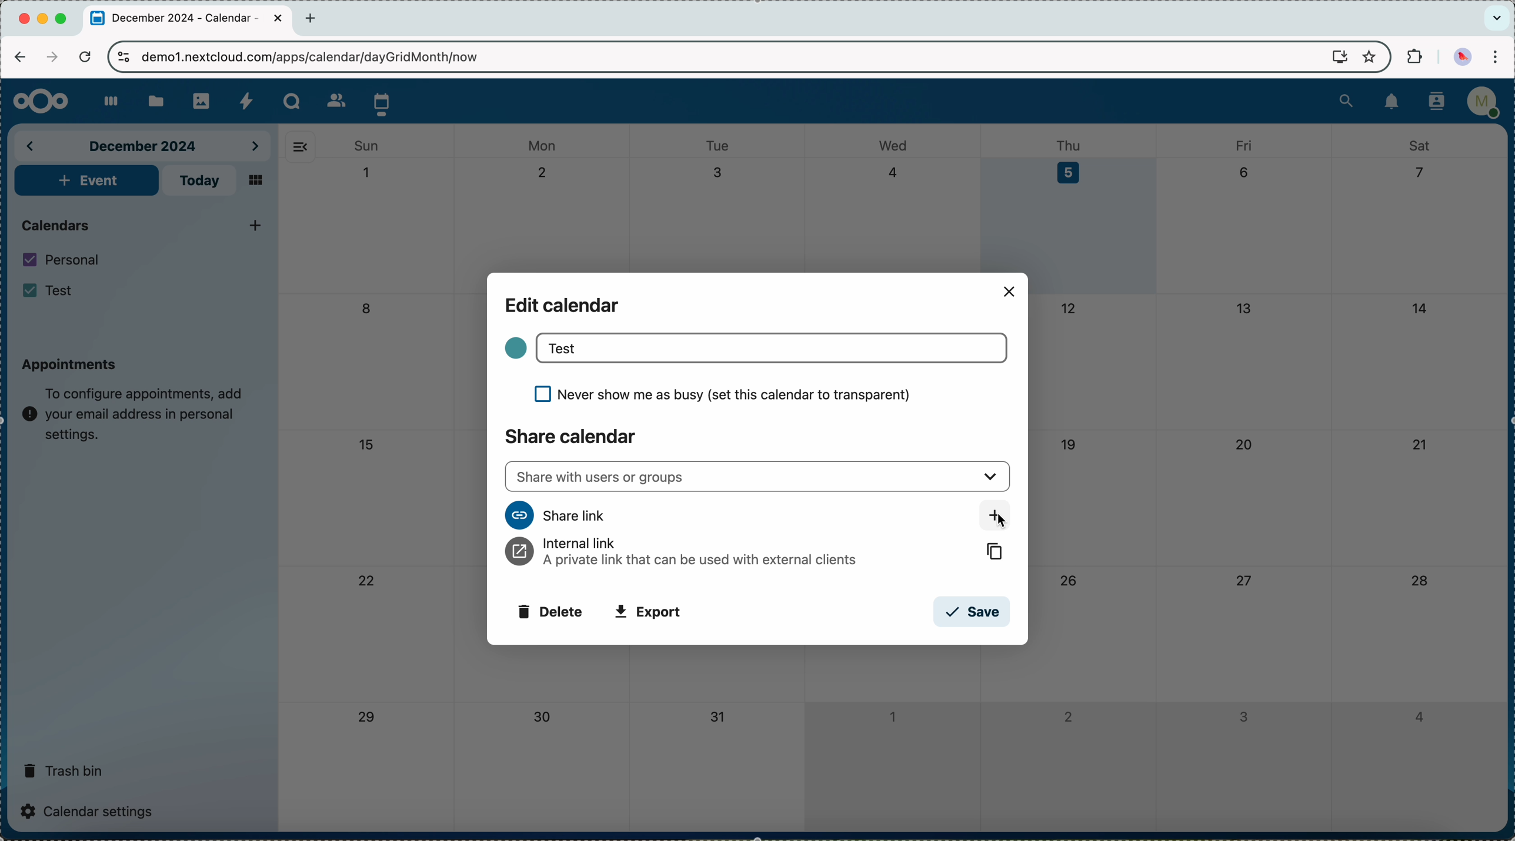 The image size is (1515, 841). Describe the element at coordinates (543, 142) in the screenshot. I see `mon` at that location.